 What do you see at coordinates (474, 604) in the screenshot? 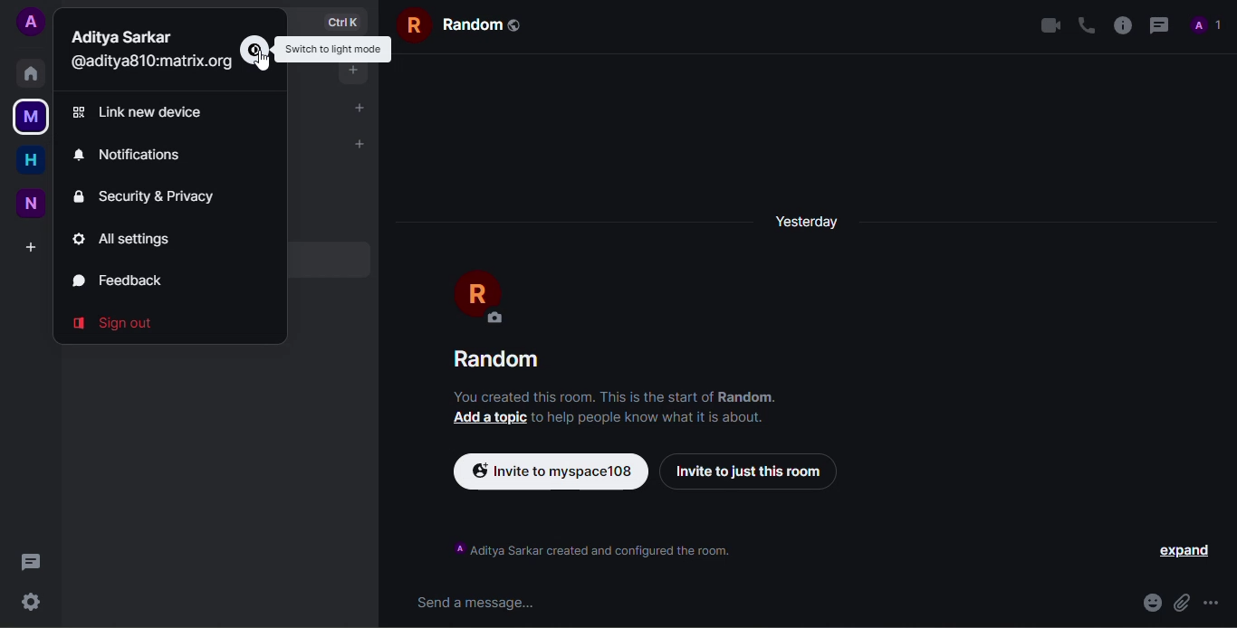
I see `send message` at bounding box center [474, 604].